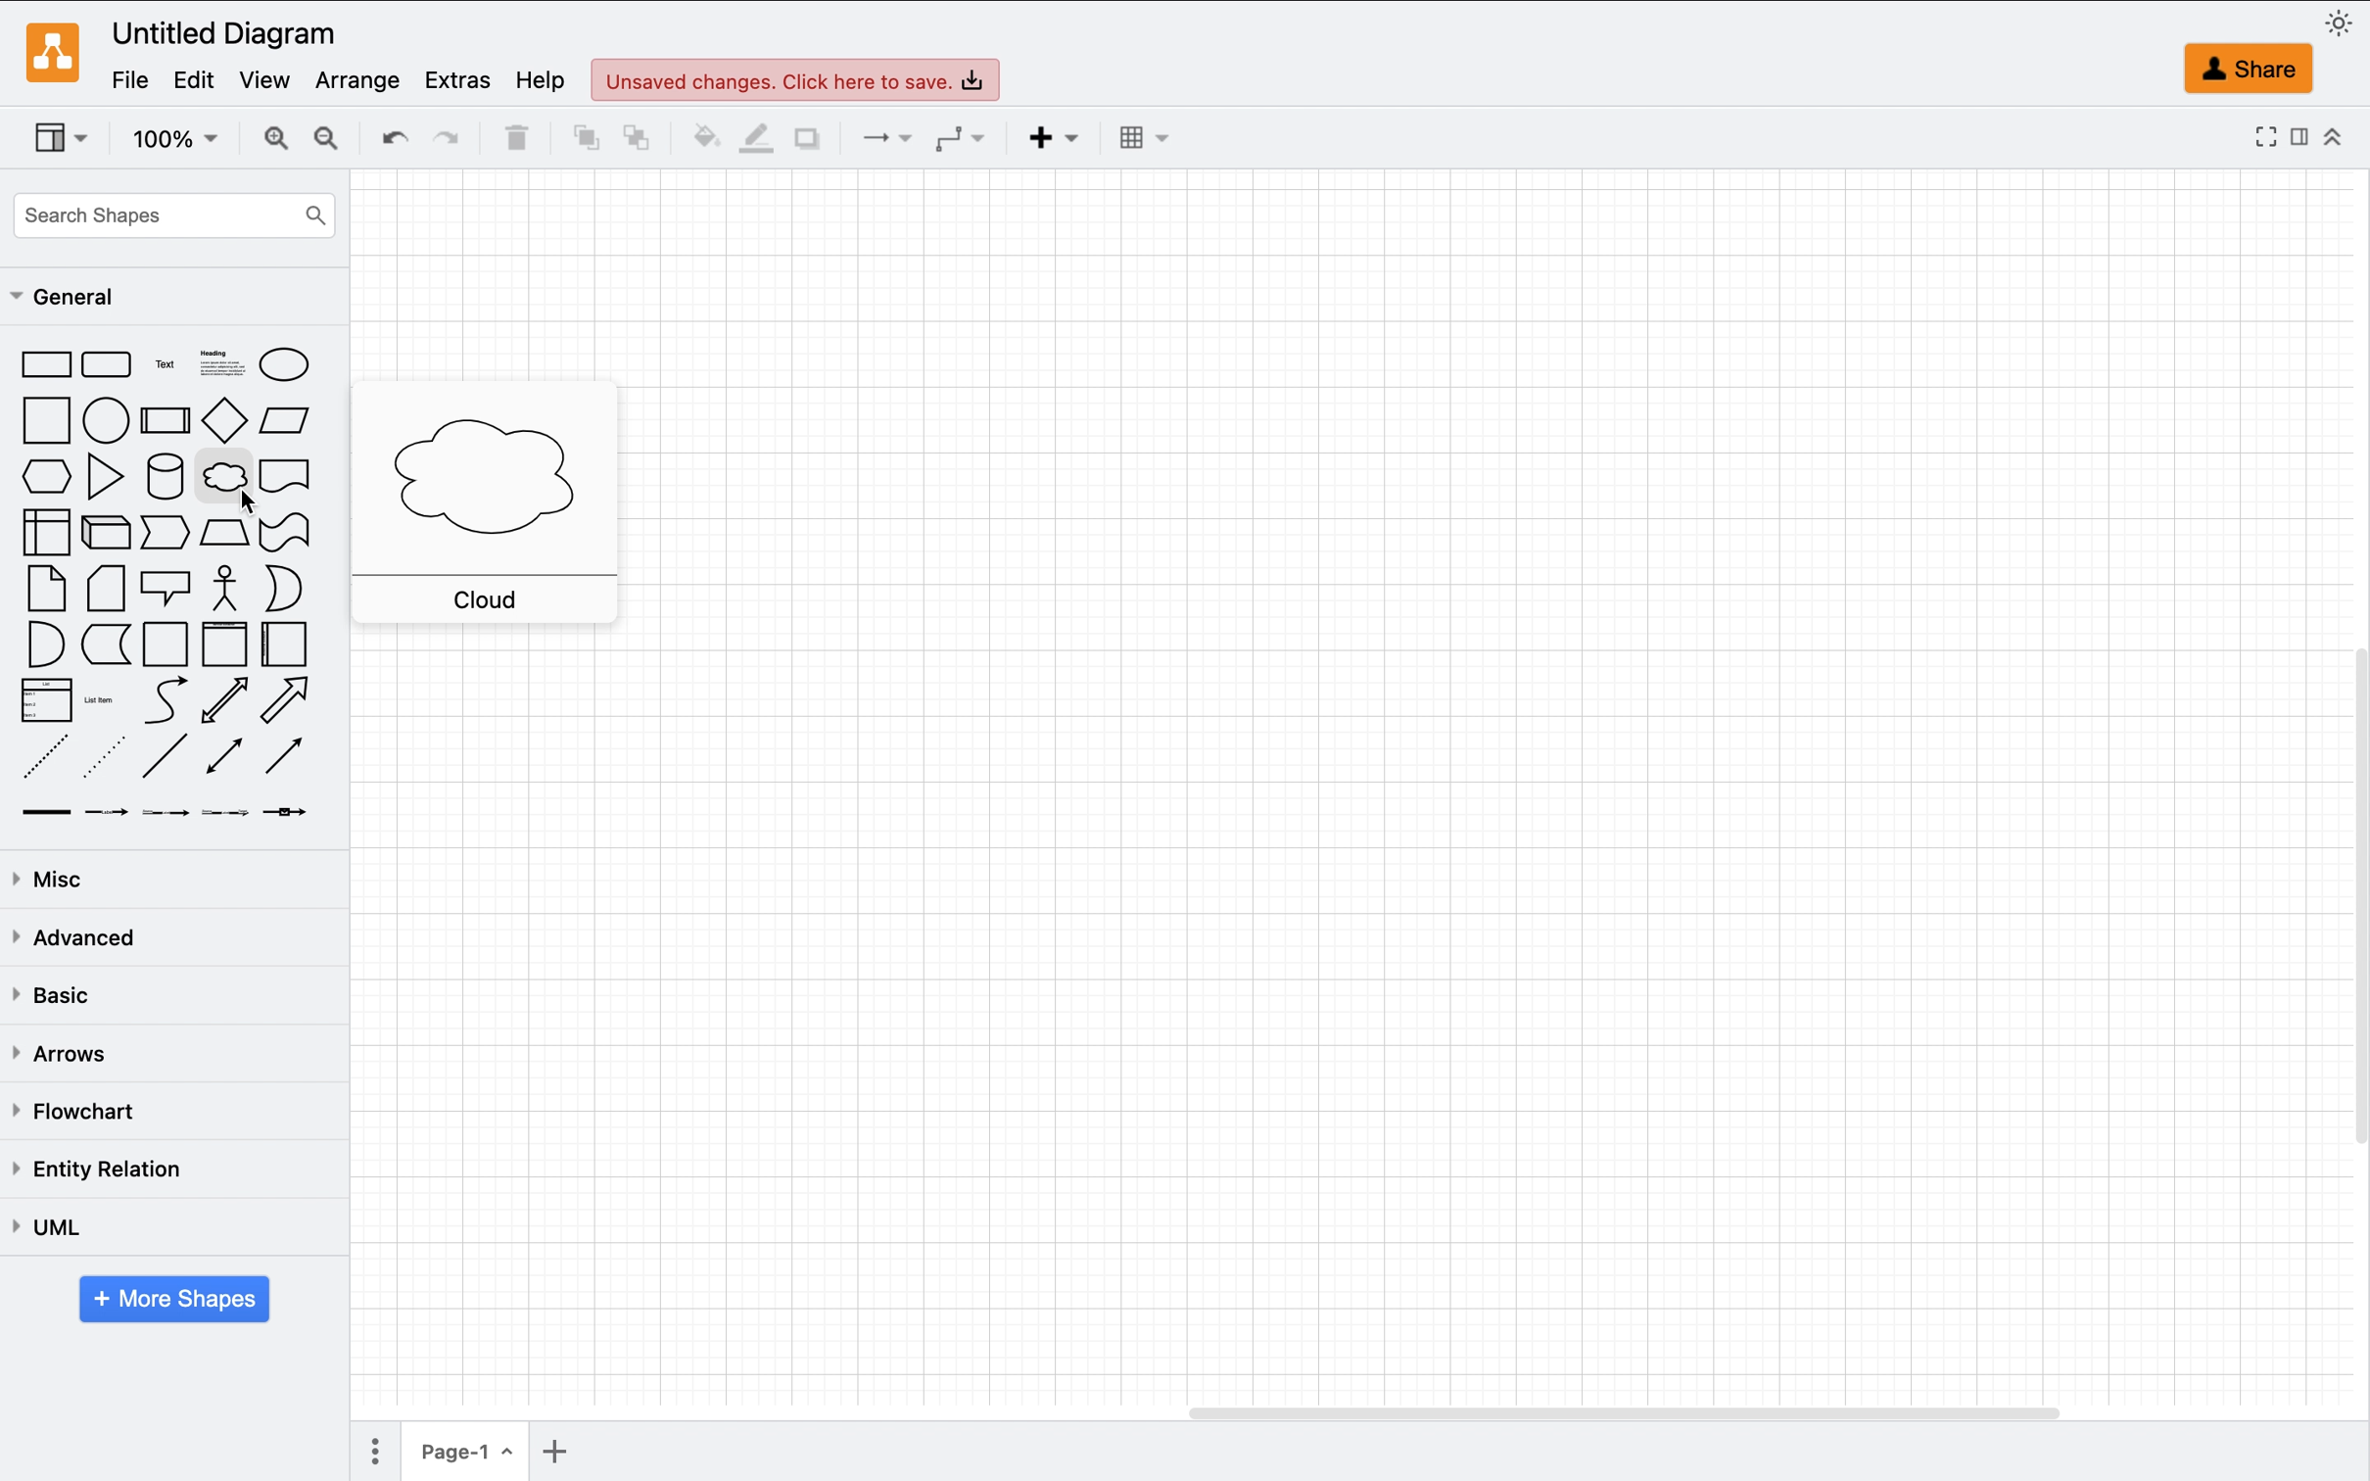 The height and width of the screenshot is (1481, 2370). I want to click on entity relation, so click(103, 1173).